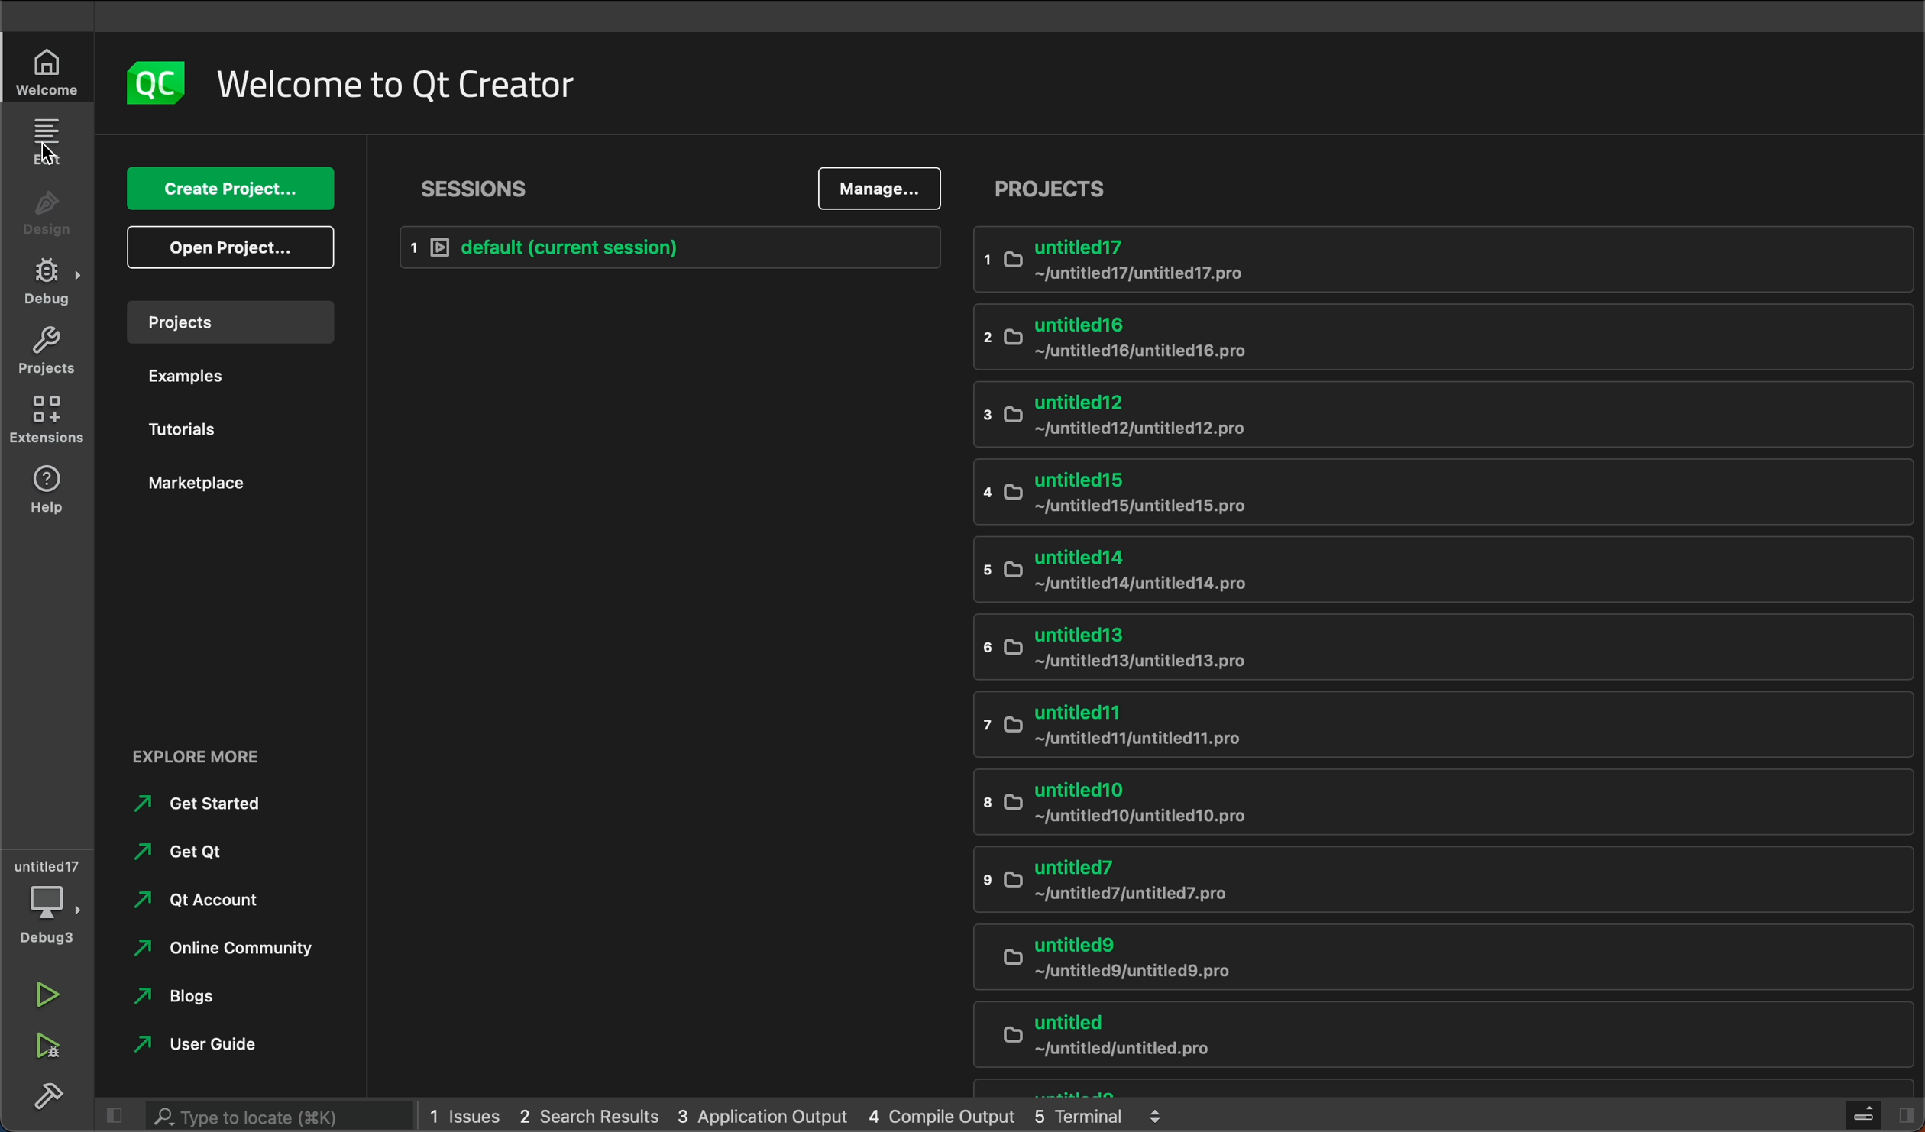 The height and width of the screenshot is (1132, 1925). What do you see at coordinates (193, 904) in the screenshot?
I see `qt account` at bounding box center [193, 904].